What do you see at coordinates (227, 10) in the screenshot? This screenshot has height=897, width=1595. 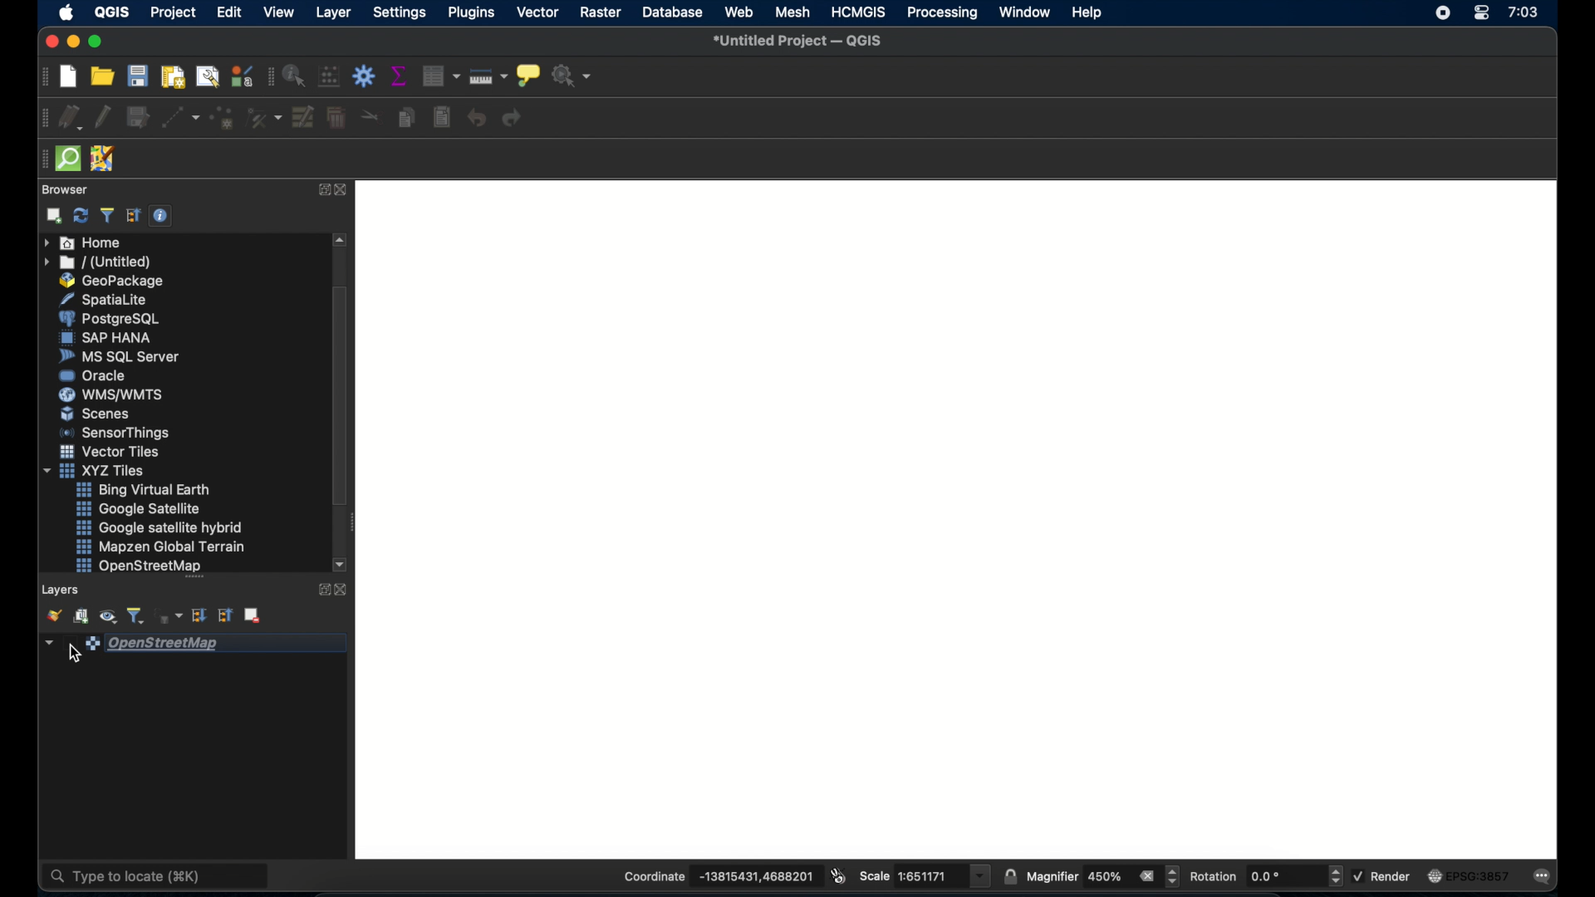 I see `edit` at bounding box center [227, 10].